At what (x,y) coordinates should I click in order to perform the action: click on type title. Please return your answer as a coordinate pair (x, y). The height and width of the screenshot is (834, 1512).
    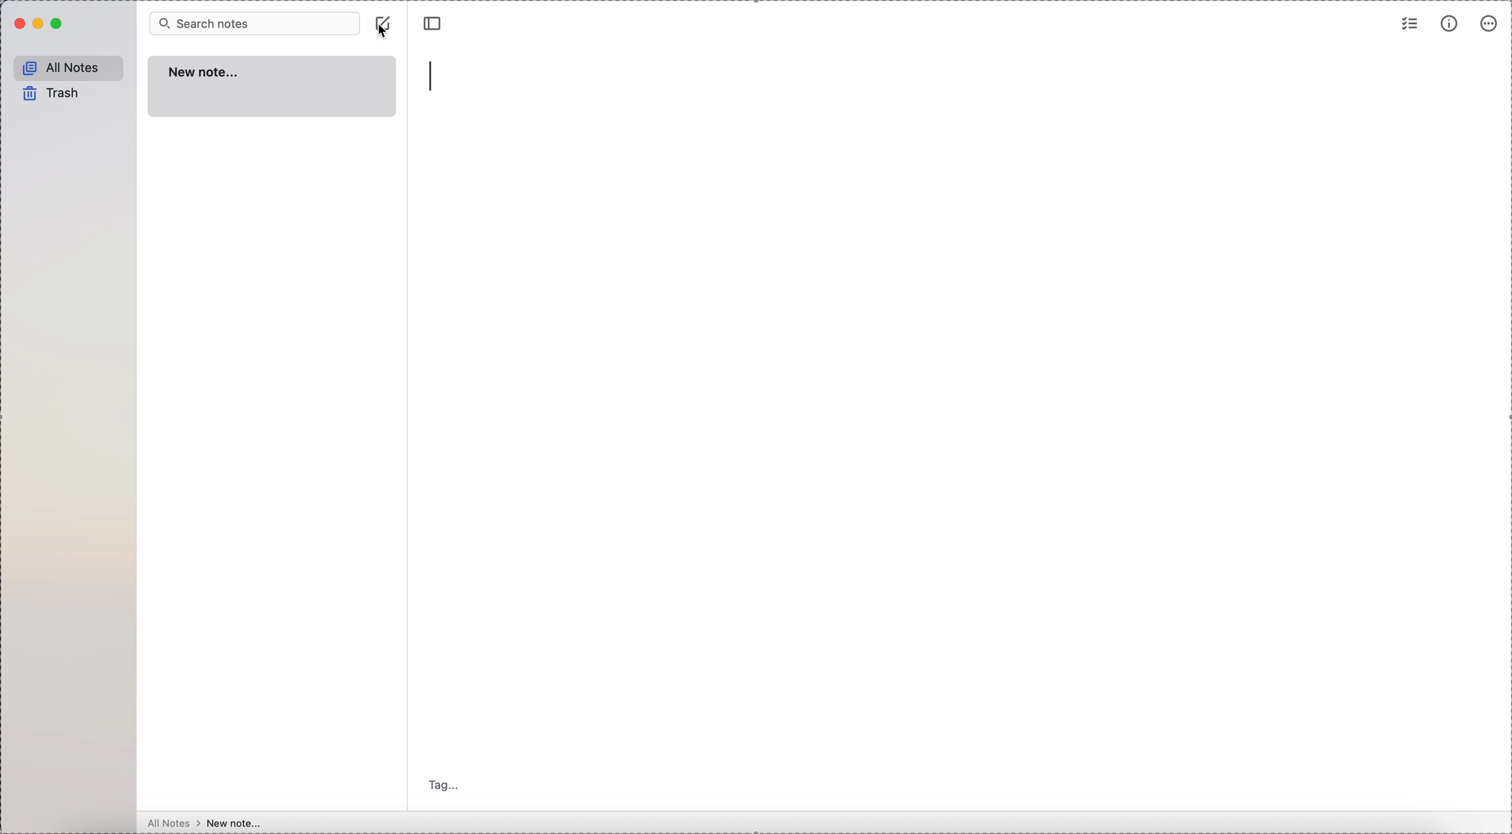
    Looking at the image, I should click on (435, 75).